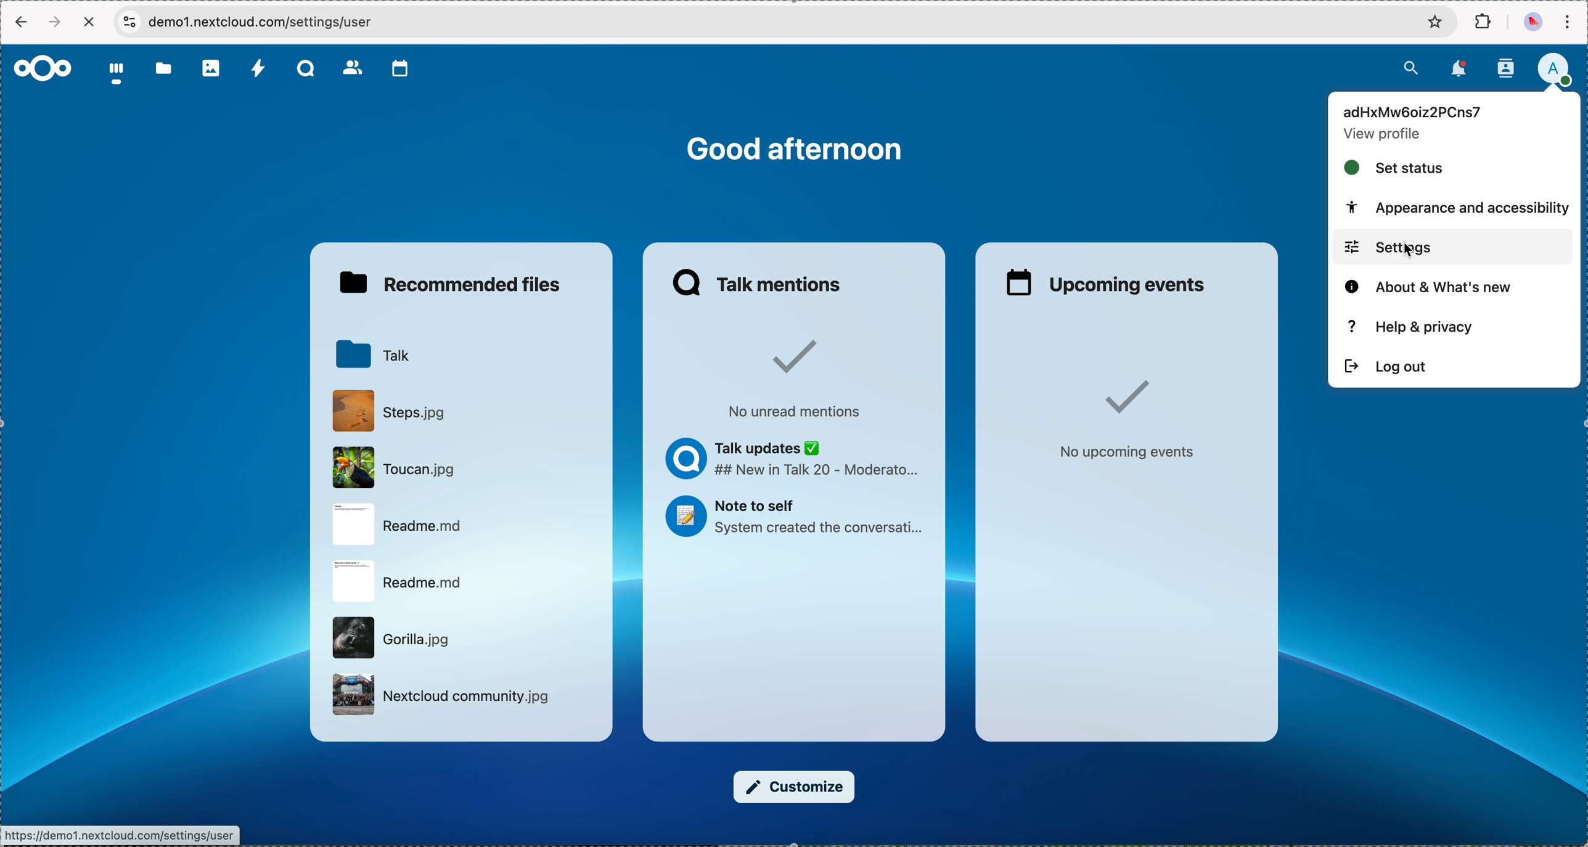  What do you see at coordinates (444, 696) in the screenshot?
I see `file` at bounding box center [444, 696].